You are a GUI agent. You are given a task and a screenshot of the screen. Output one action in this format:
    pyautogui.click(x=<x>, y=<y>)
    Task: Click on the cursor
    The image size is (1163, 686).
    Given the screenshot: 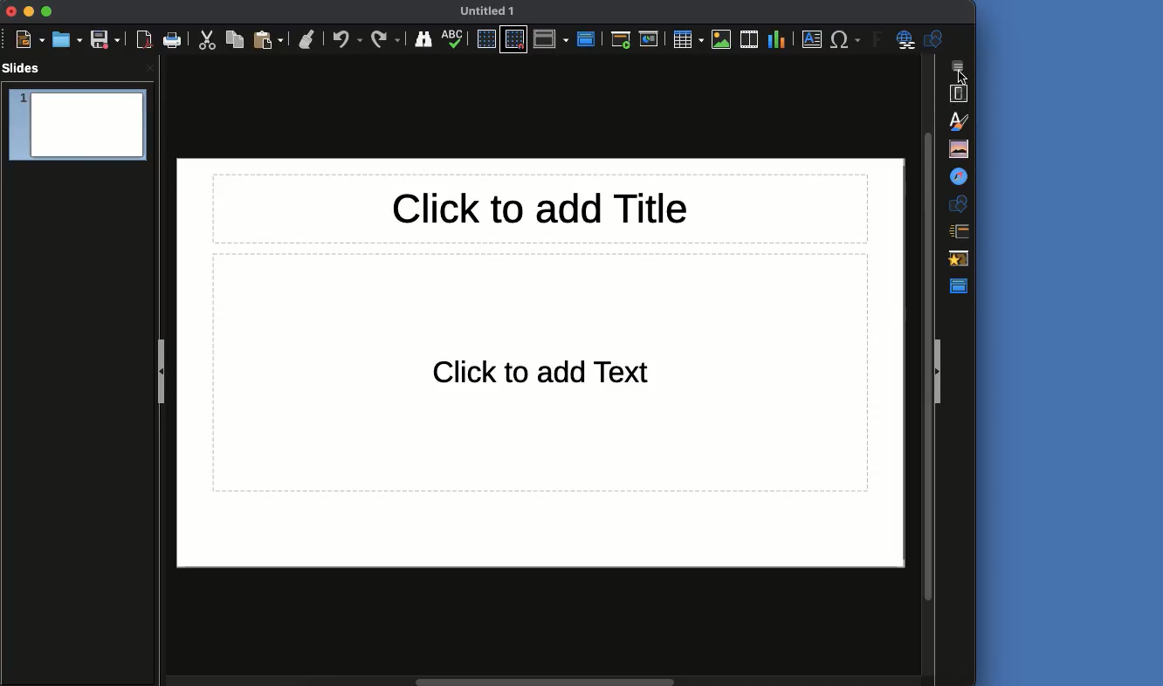 What is the action you would take?
    pyautogui.click(x=967, y=78)
    